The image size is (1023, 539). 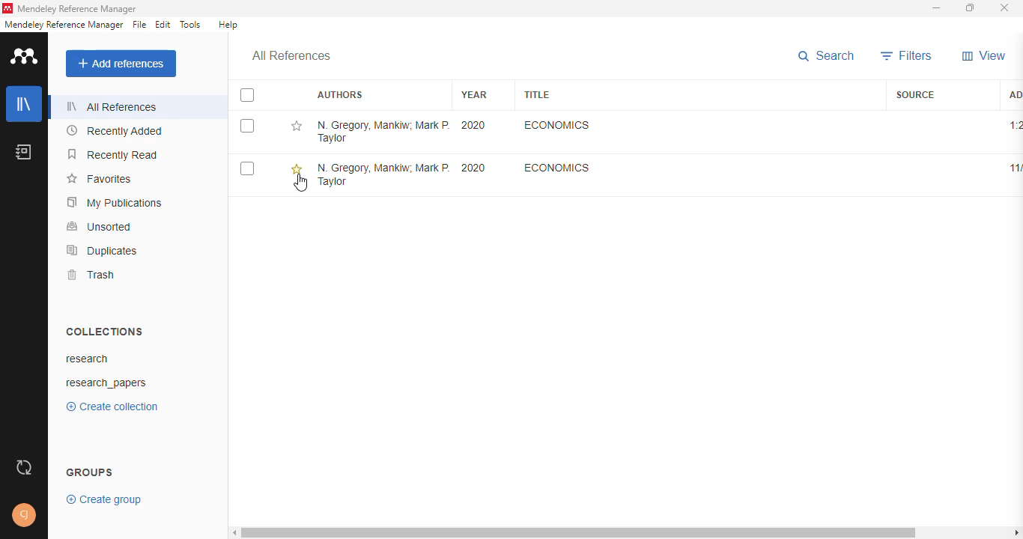 What do you see at coordinates (87, 359) in the screenshot?
I see `research` at bounding box center [87, 359].